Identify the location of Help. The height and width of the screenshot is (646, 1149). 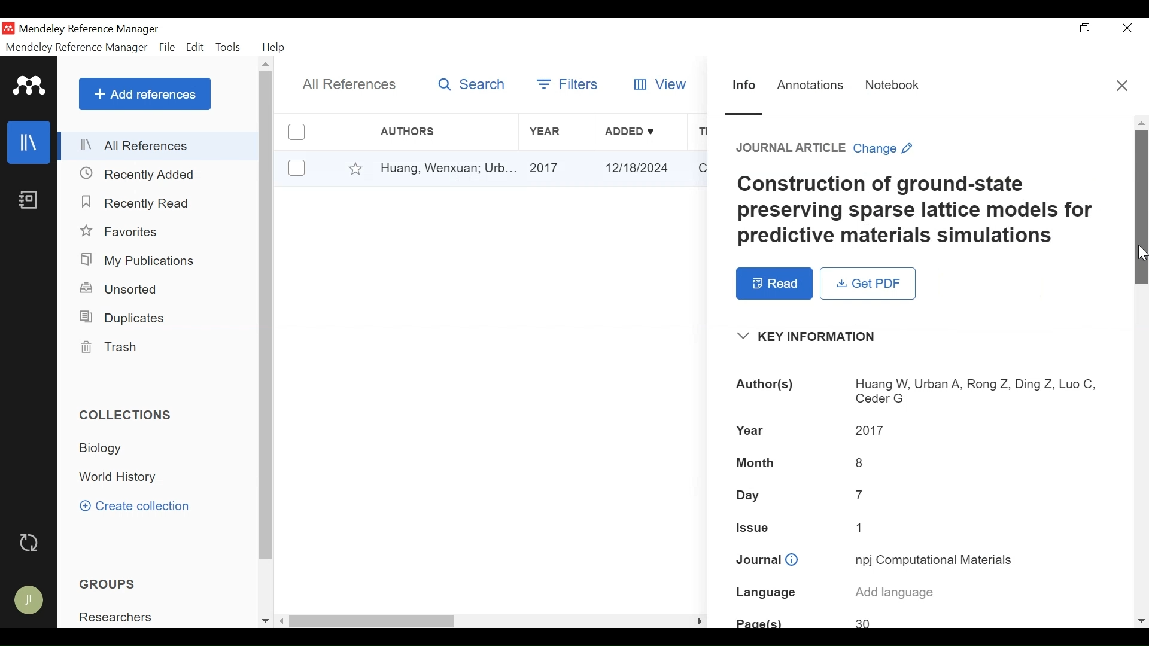
(275, 47).